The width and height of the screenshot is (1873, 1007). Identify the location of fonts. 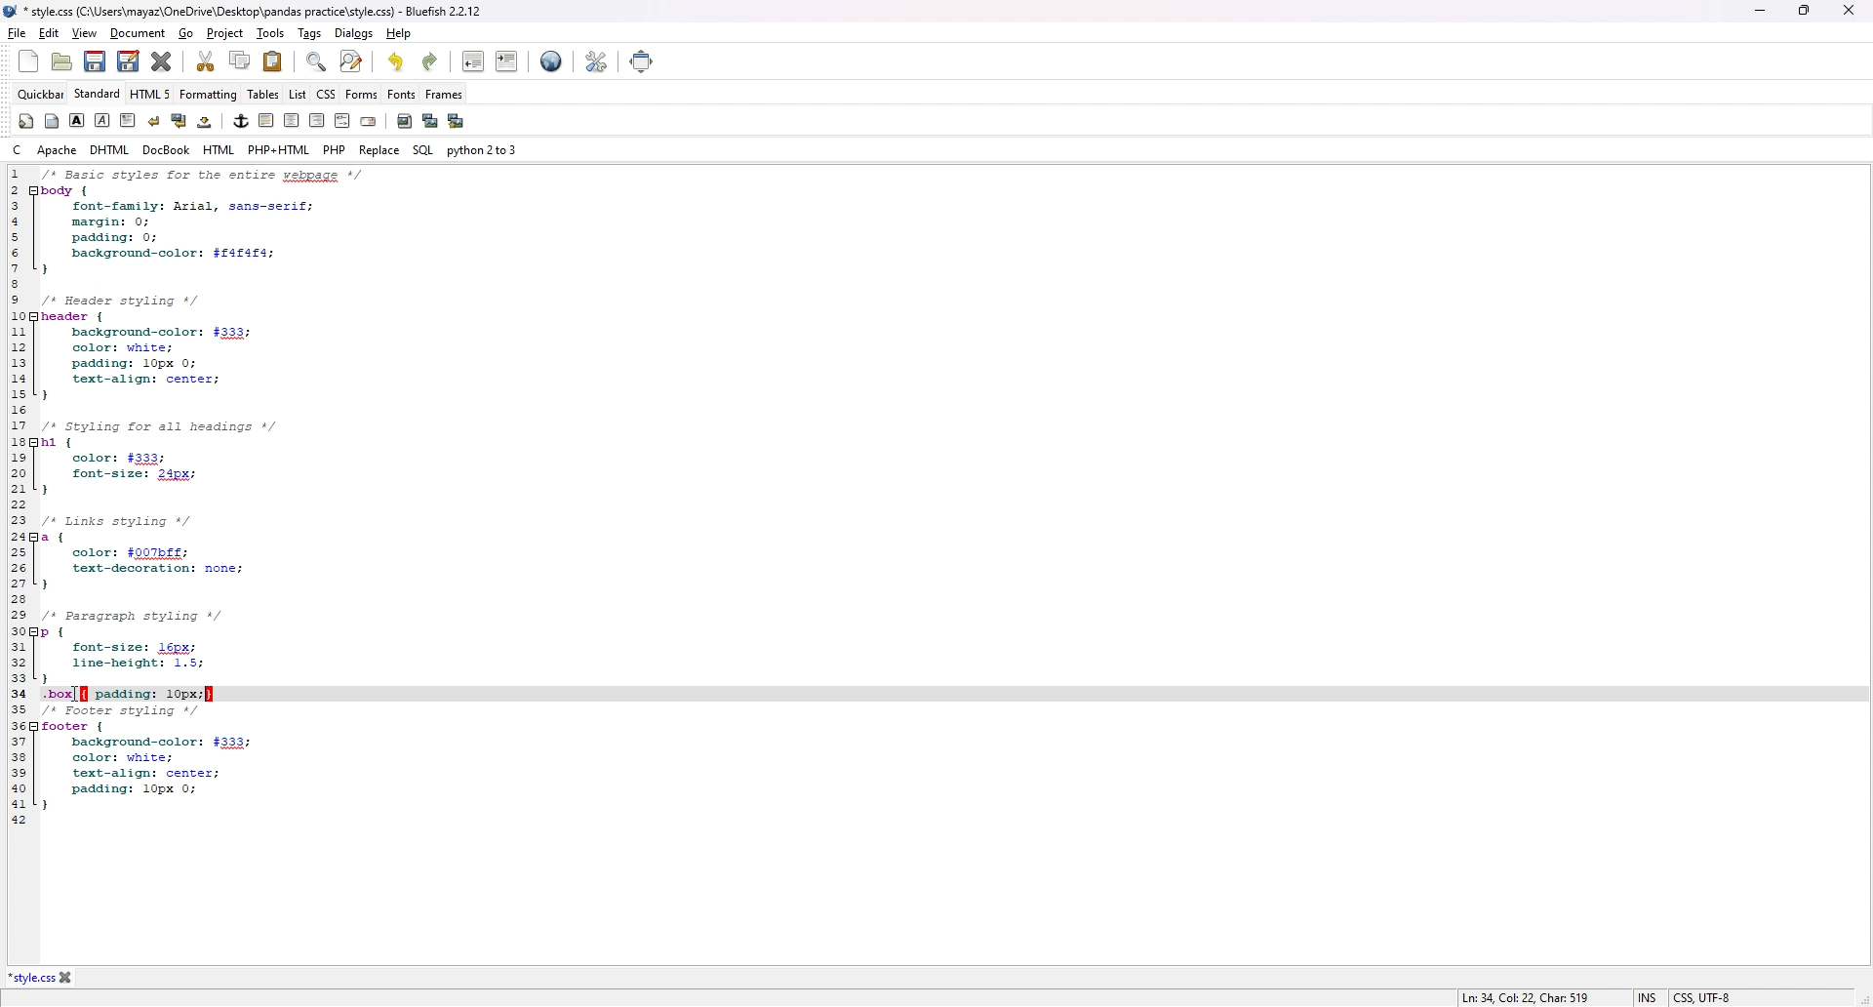
(401, 94).